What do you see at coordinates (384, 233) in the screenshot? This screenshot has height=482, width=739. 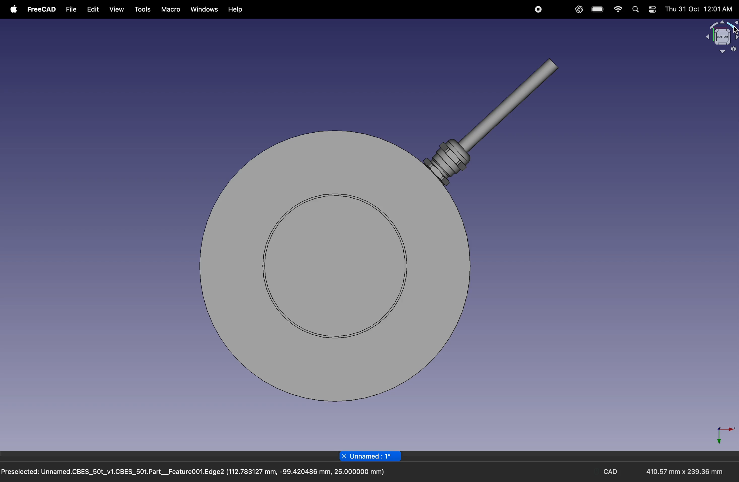 I see `object` at bounding box center [384, 233].